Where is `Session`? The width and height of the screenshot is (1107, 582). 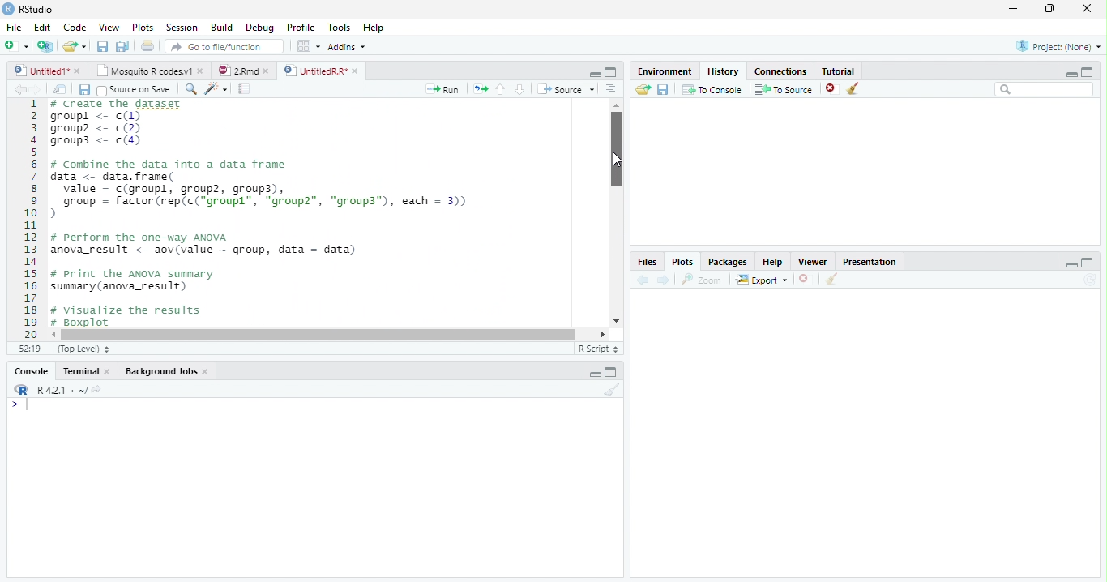
Session is located at coordinates (182, 28).